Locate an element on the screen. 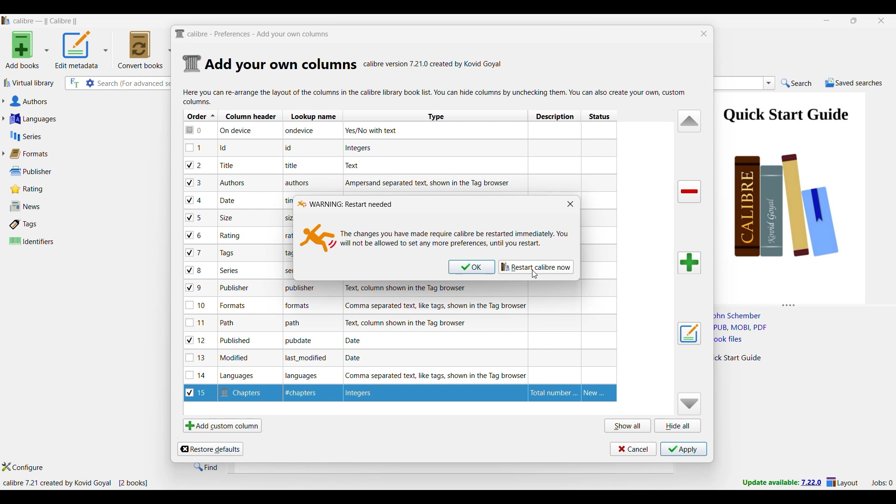 This screenshot has width=896, height=504. Title and logo of current window is located at coordinates (252, 34).